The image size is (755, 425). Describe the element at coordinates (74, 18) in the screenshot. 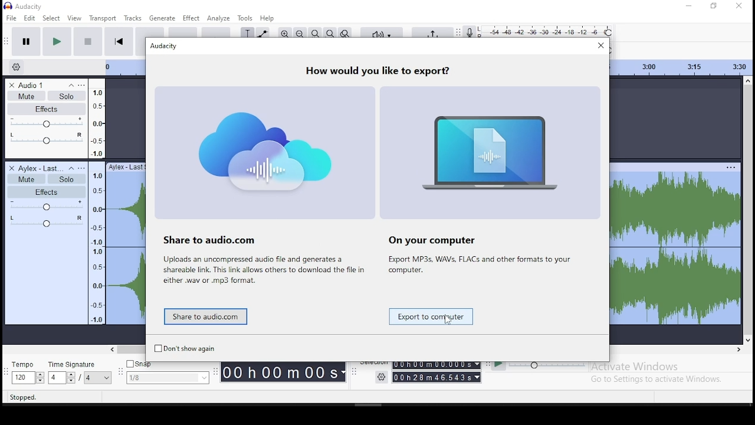

I see `view` at that location.